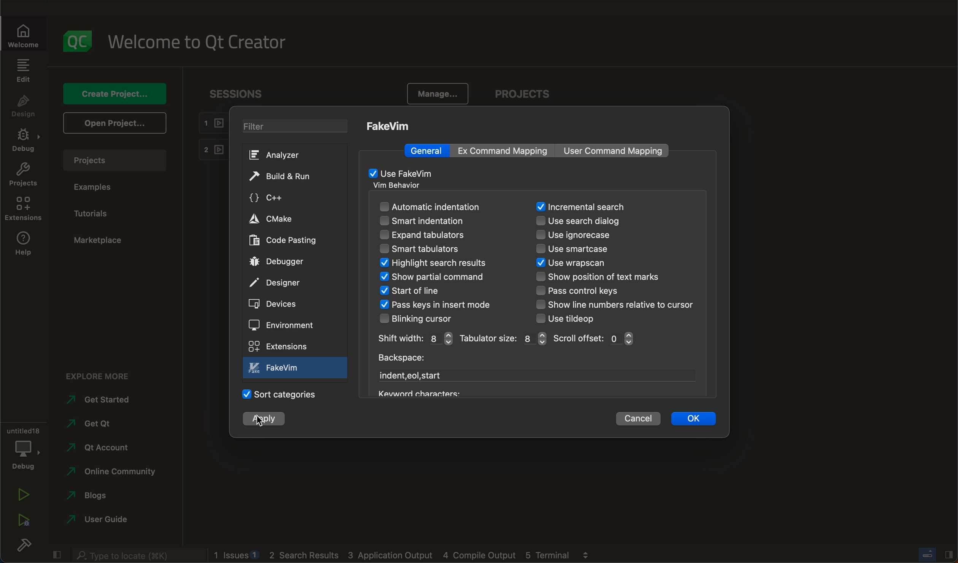 This screenshot has height=563, width=958. What do you see at coordinates (600, 278) in the screenshot?
I see `text marks` at bounding box center [600, 278].